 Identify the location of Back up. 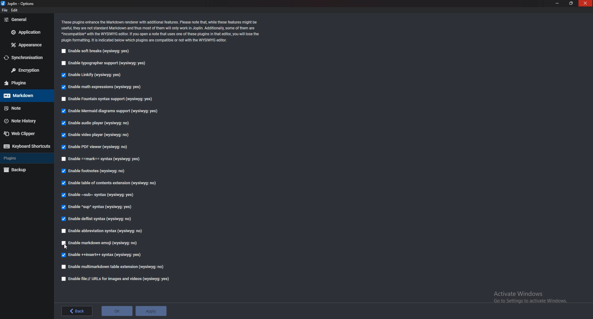
(20, 170).